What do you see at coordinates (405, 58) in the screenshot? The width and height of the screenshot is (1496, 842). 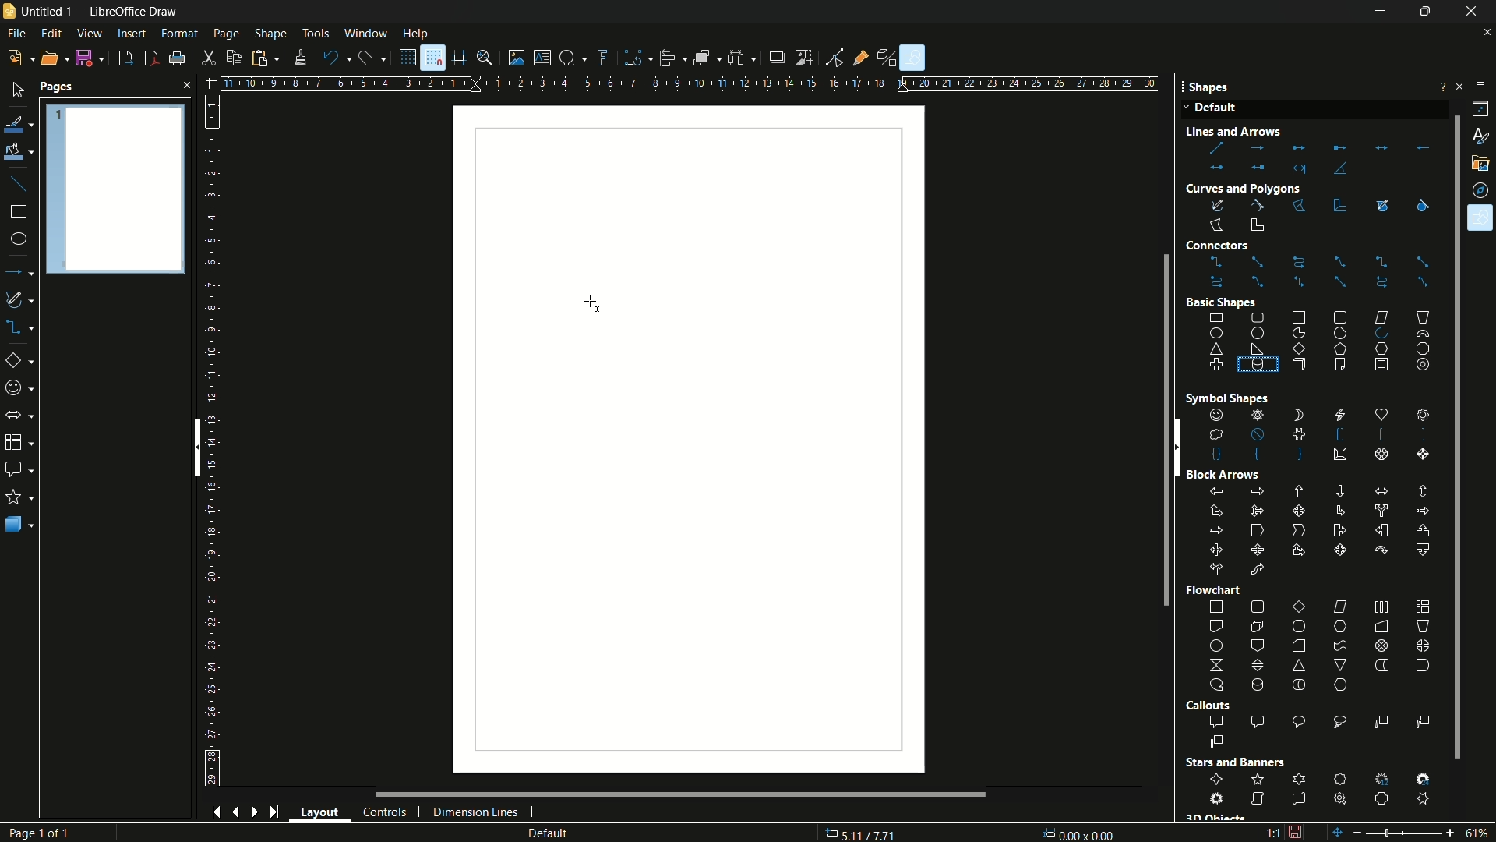 I see `display grid` at bounding box center [405, 58].